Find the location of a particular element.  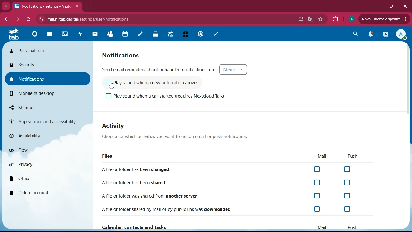

add tab is located at coordinates (87, 6).